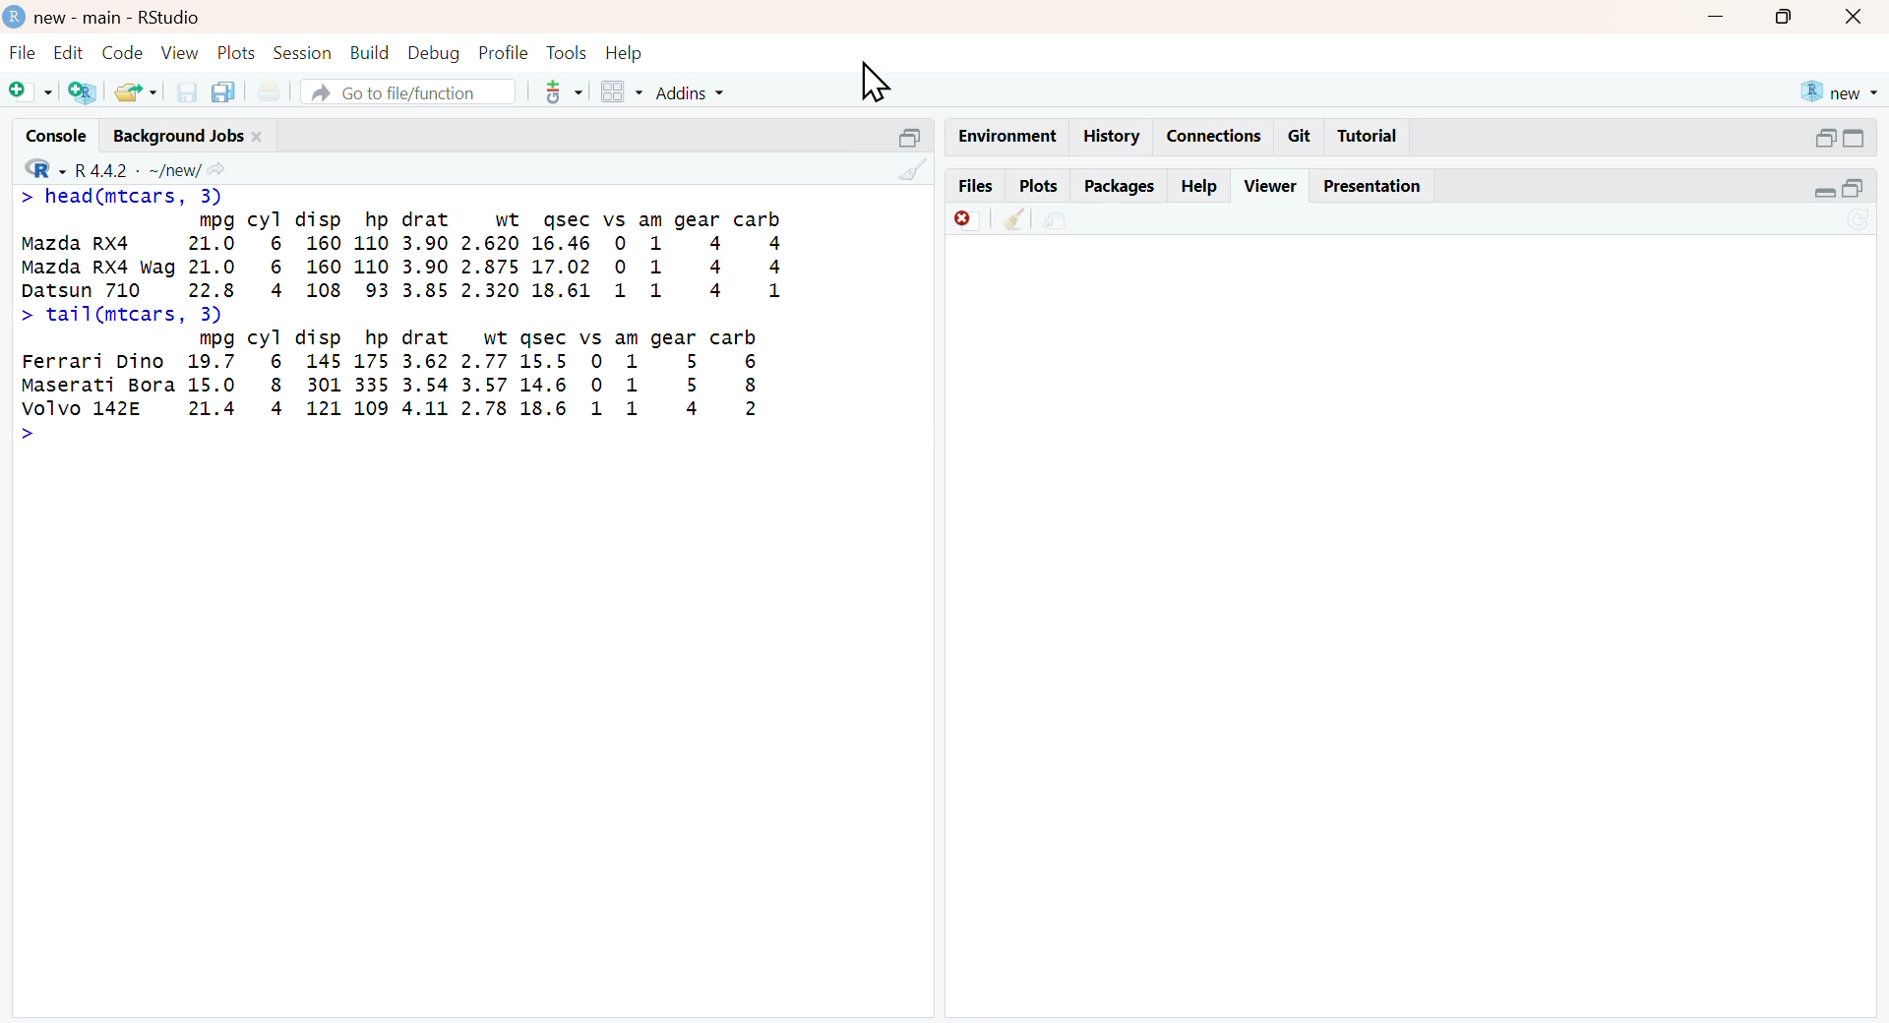 This screenshot has height=1023, width=1889. I want to click on Addins +, so click(690, 93).